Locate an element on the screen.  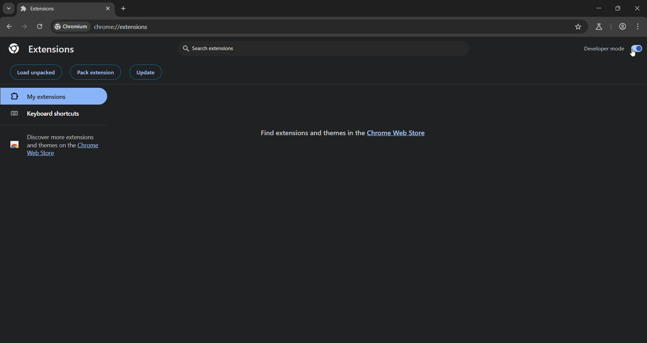
close tab is located at coordinates (108, 8).